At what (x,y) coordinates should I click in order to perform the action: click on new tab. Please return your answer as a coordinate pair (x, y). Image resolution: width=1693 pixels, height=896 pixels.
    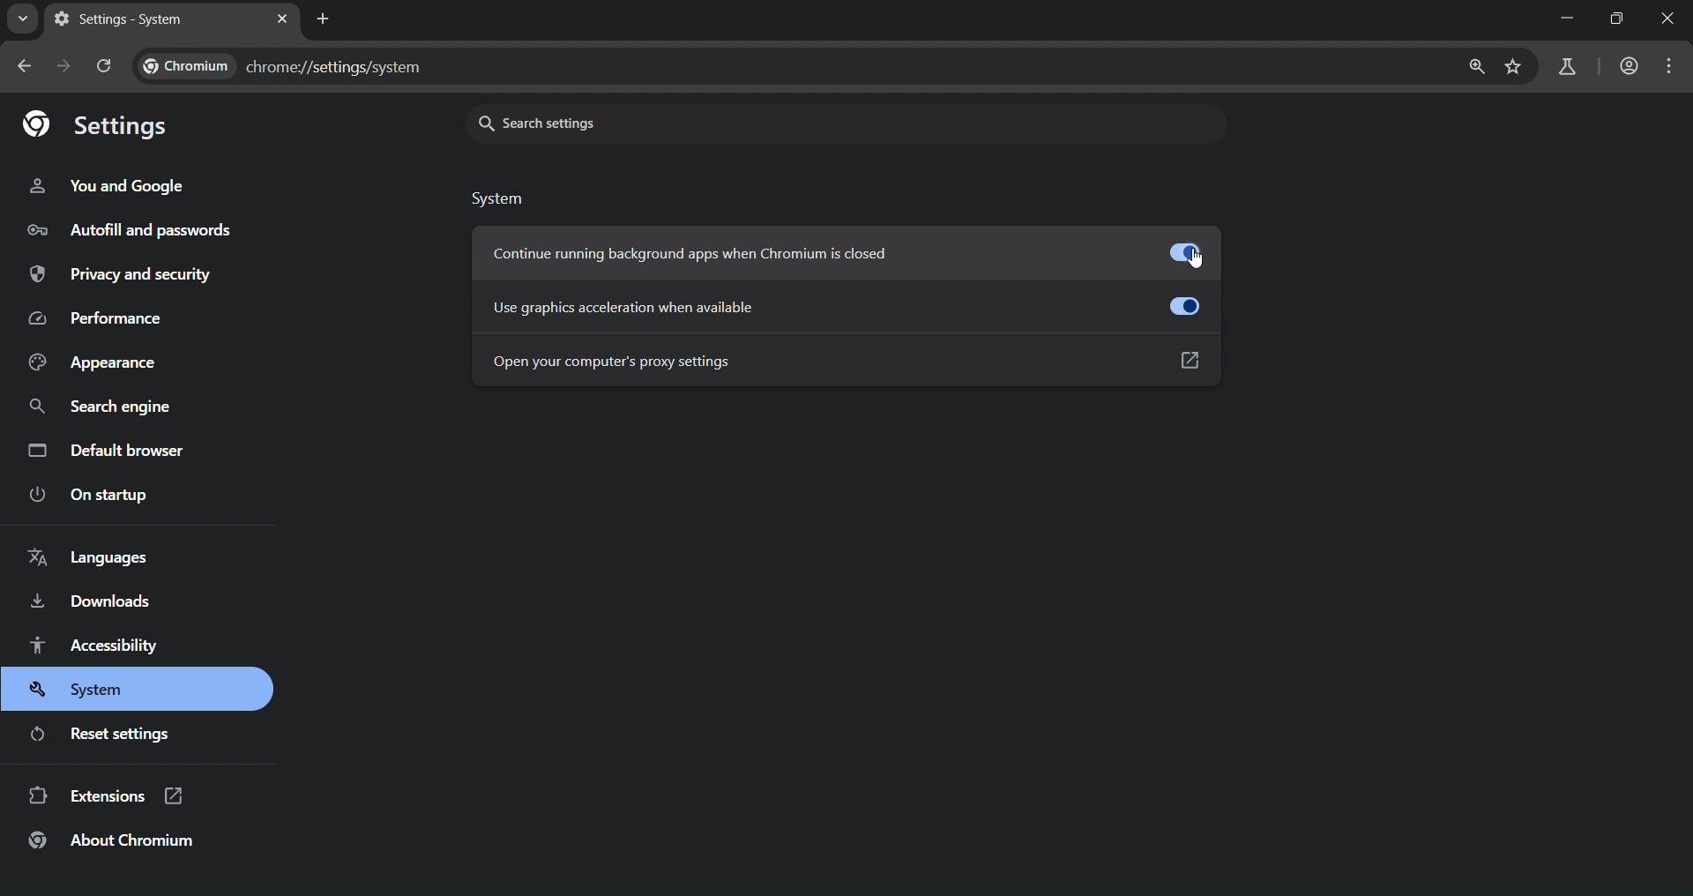
    Looking at the image, I should click on (324, 19).